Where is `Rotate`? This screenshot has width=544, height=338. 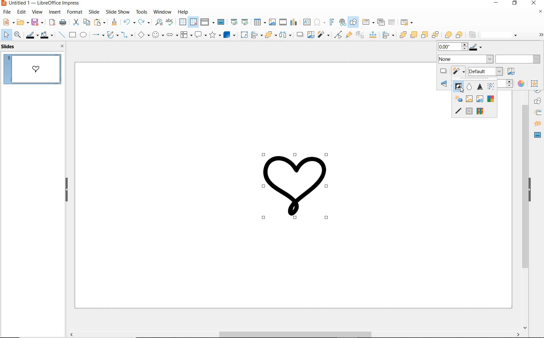 Rotate is located at coordinates (444, 84).